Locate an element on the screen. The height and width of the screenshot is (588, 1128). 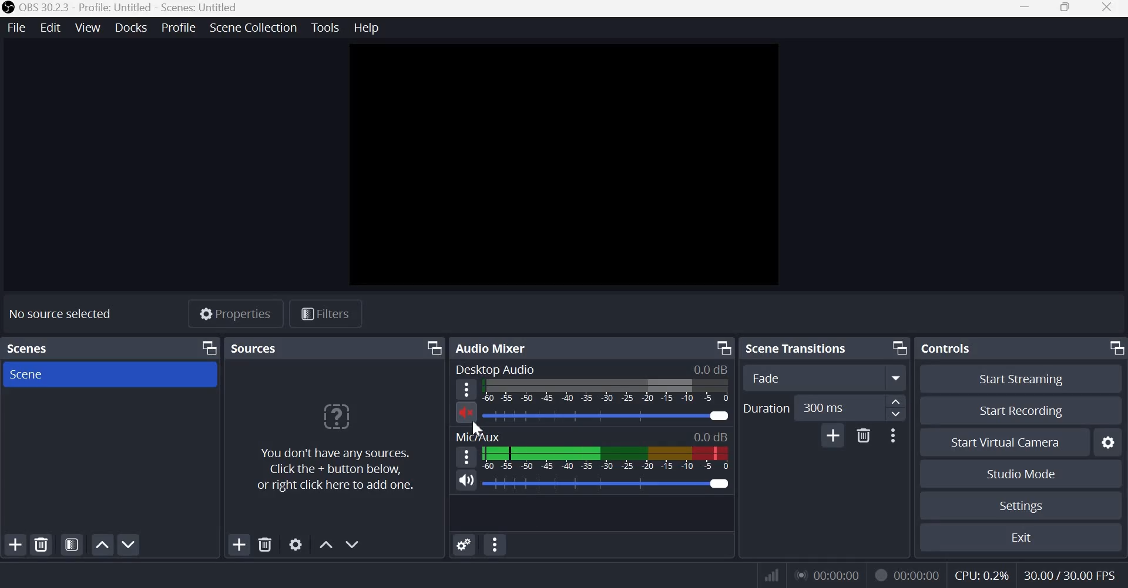
Controls is located at coordinates (946, 348).